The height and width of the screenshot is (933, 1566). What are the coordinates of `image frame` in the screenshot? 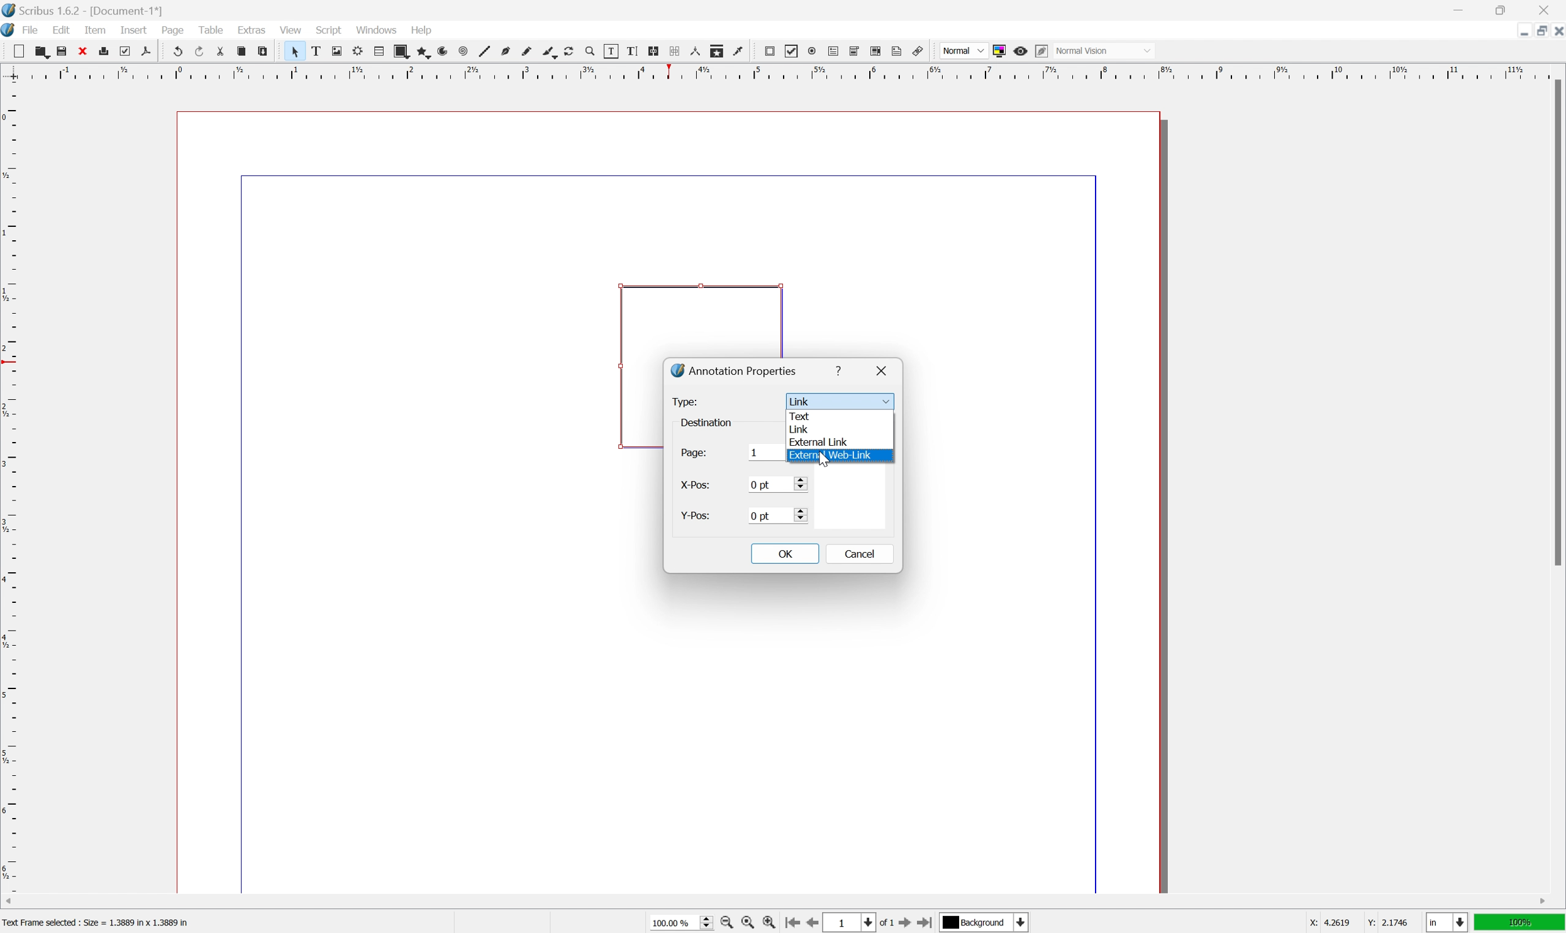 It's located at (336, 51).